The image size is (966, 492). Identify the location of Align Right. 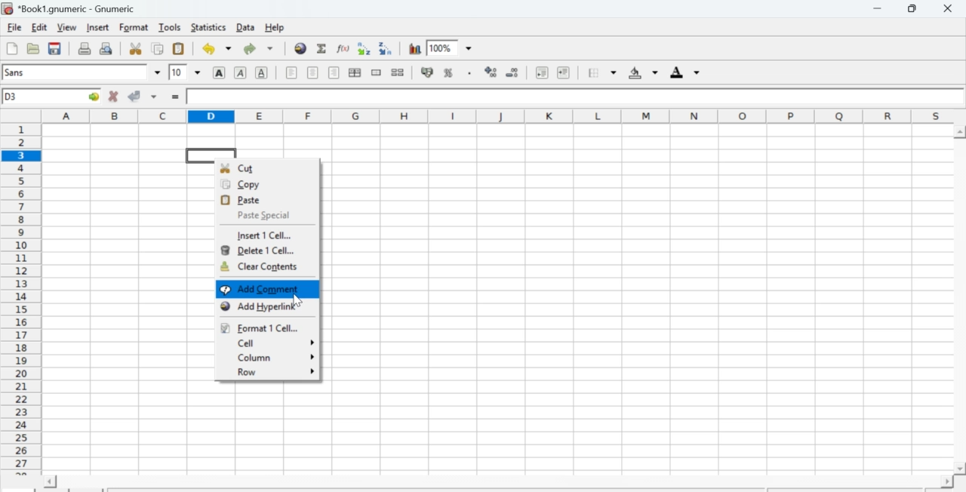
(334, 73).